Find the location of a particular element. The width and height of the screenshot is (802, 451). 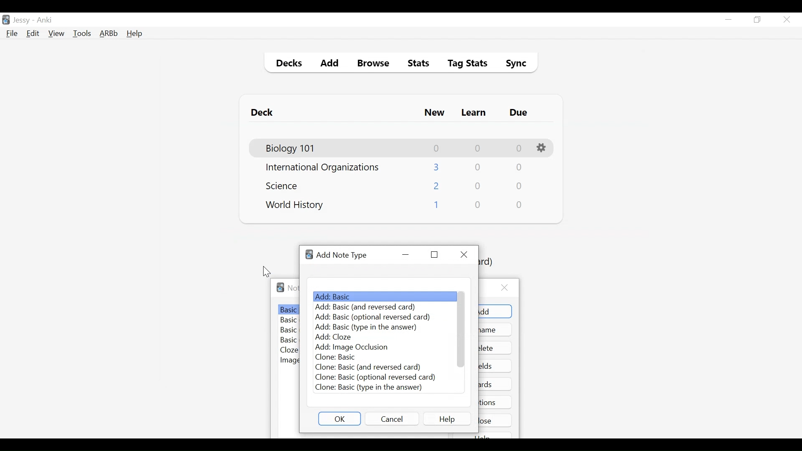

Cancel is located at coordinates (392, 418).